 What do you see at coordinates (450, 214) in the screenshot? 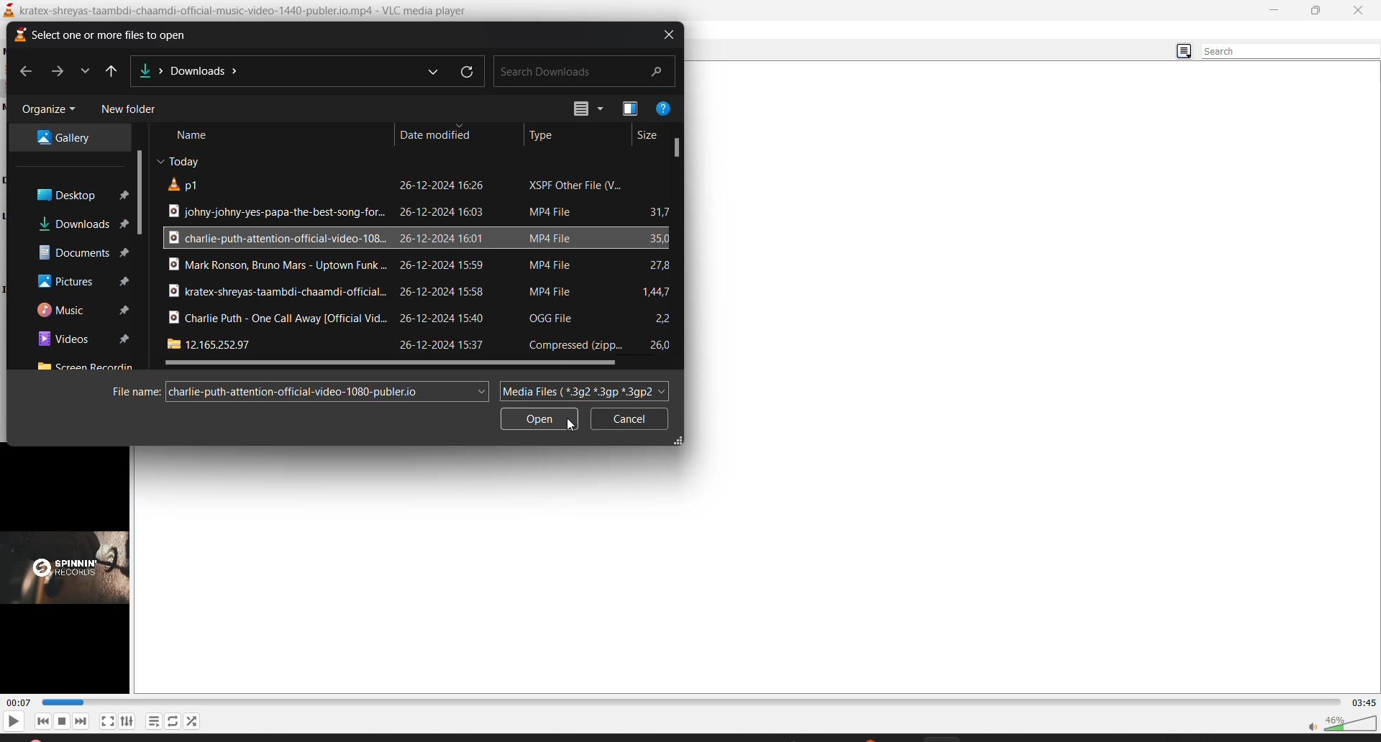
I see `date modified` at bounding box center [450, 214].